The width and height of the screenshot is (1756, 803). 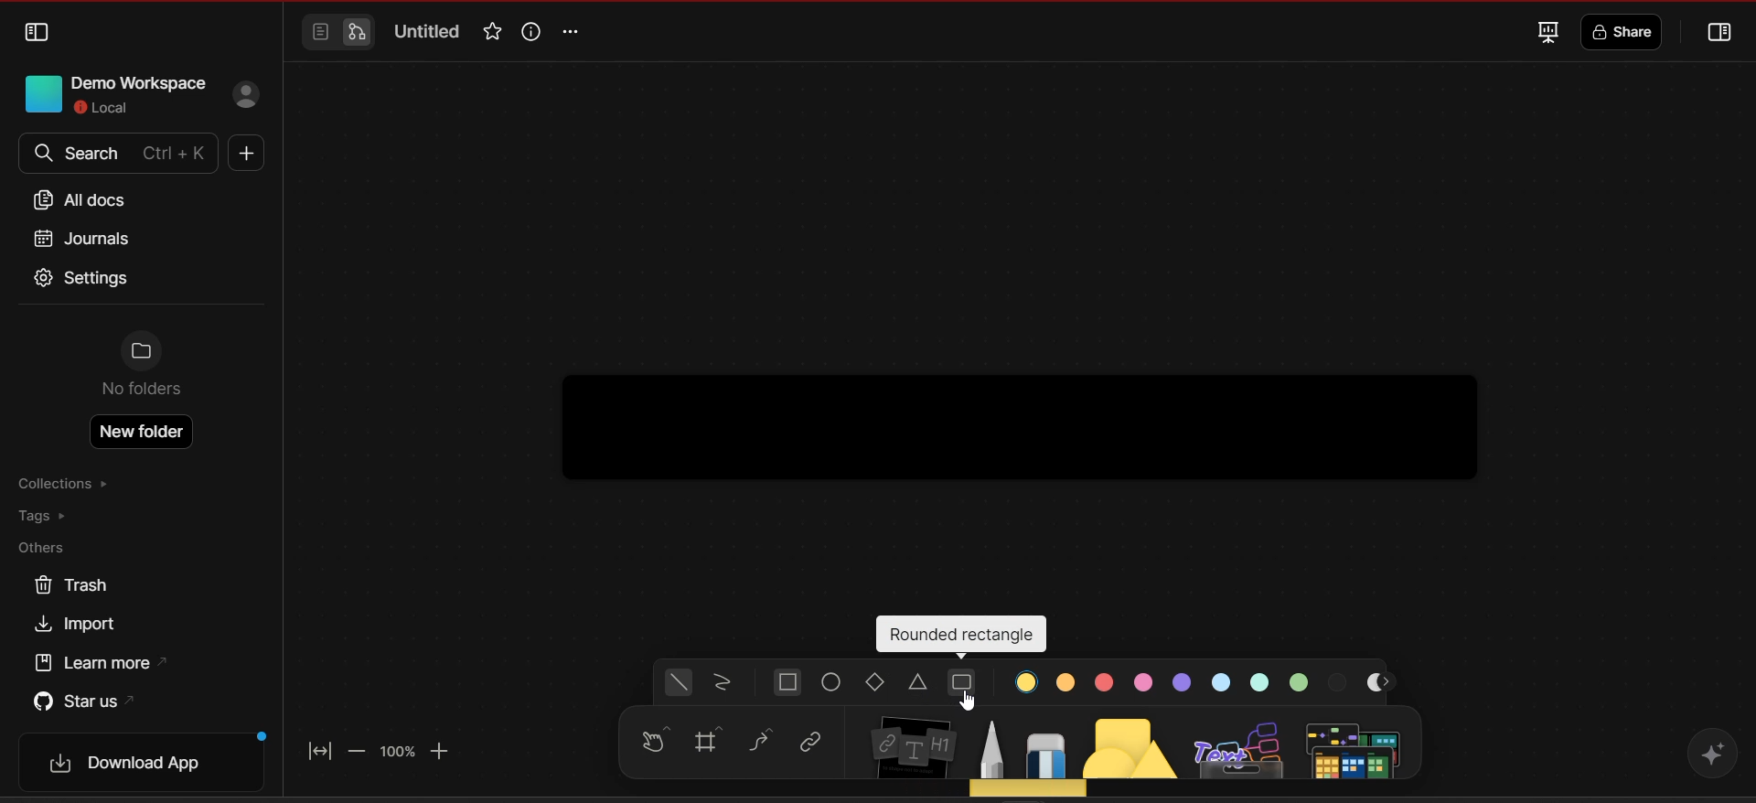 I want to click on all docs, so click(x=87, y=200).